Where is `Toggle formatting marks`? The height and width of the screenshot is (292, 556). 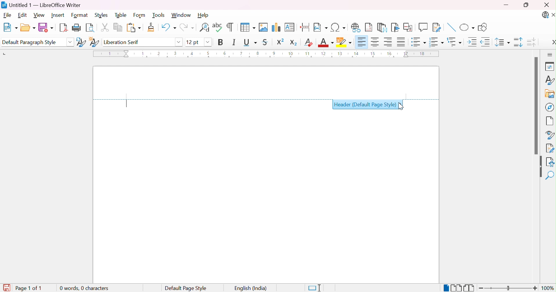
Toggle formatting marks is located at coordinates (230, 27).